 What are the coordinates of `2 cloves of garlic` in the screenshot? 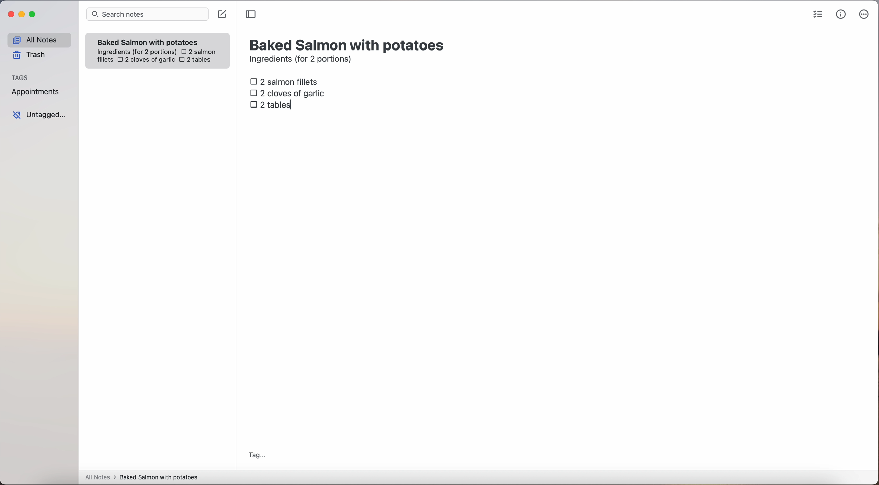 It's located at (289, 92).